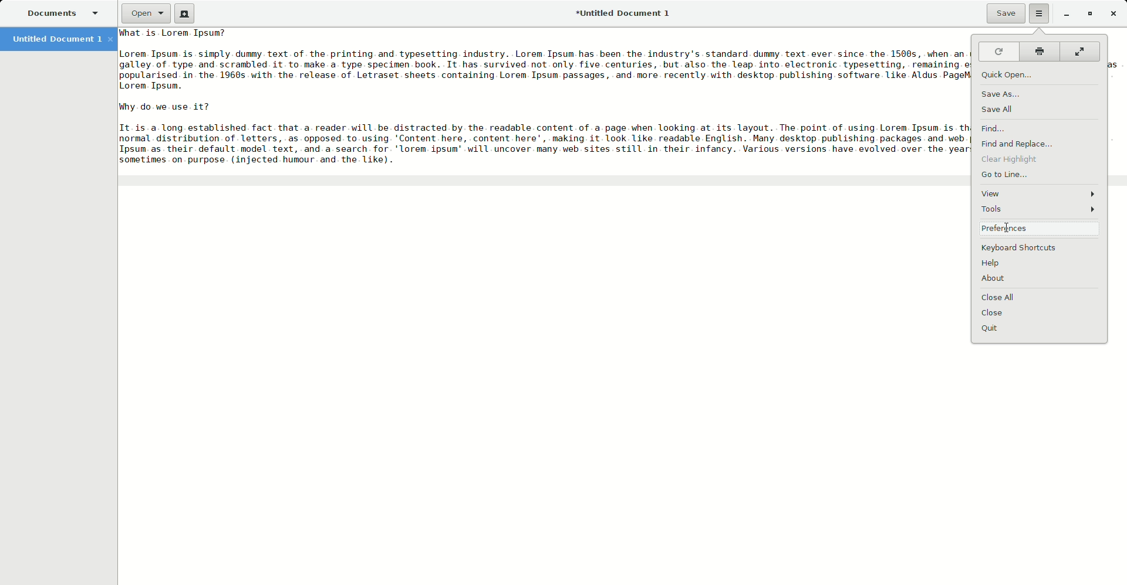 Image resolution: width=1127 pixels, height=585 pixels. What do you see at coordinates (997, 313) in the screenshot?
I see `Close` at bounding box center [997, 313].